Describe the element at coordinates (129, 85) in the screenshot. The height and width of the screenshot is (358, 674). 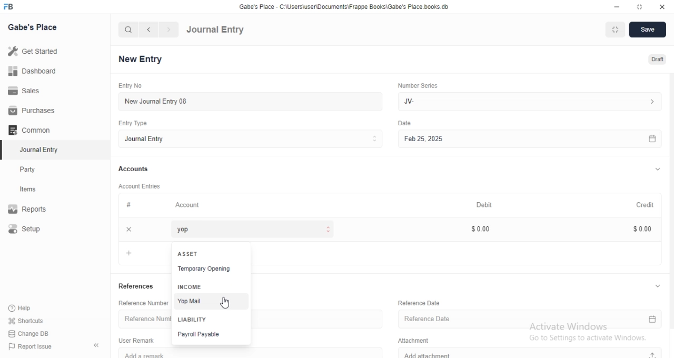
I see `Entry No` at that location.